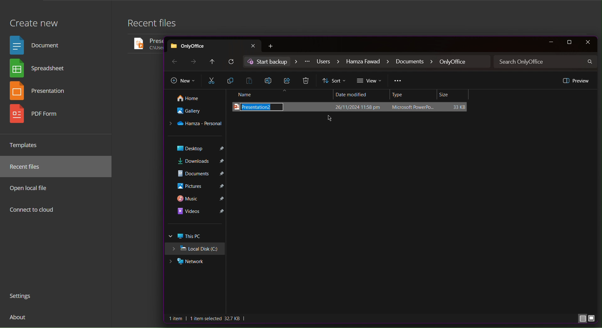  I want to click on View, so click(370, 81).